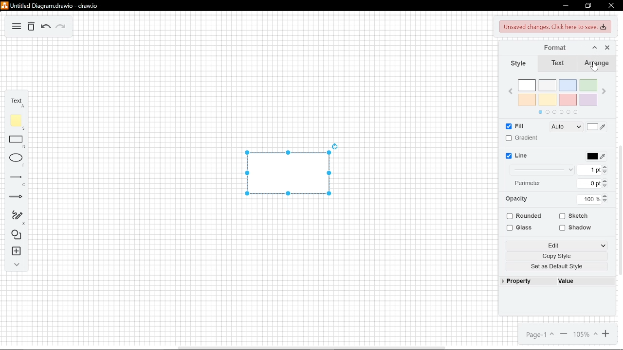 The height and width of the screenshot is (350, 623). What do you see at coordinates (61, 28) in the screenshot?
I see `redo` at bounding box center [61, 28].